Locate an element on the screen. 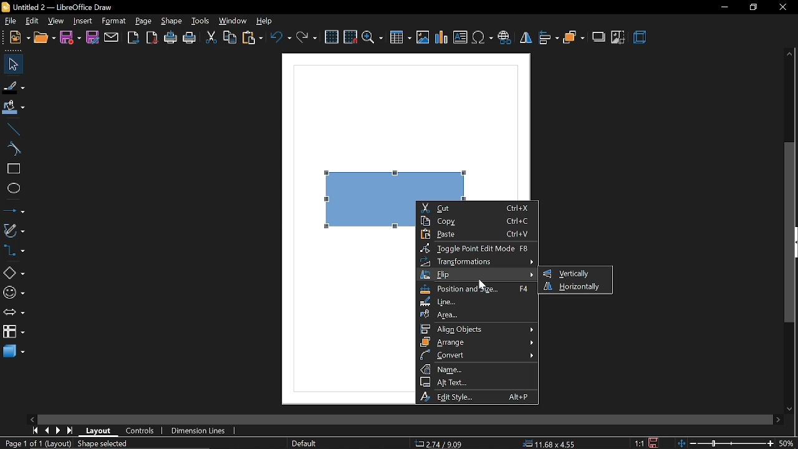 This screenshot has width=798, height=449. align objects is located at coordinates (478, 329).